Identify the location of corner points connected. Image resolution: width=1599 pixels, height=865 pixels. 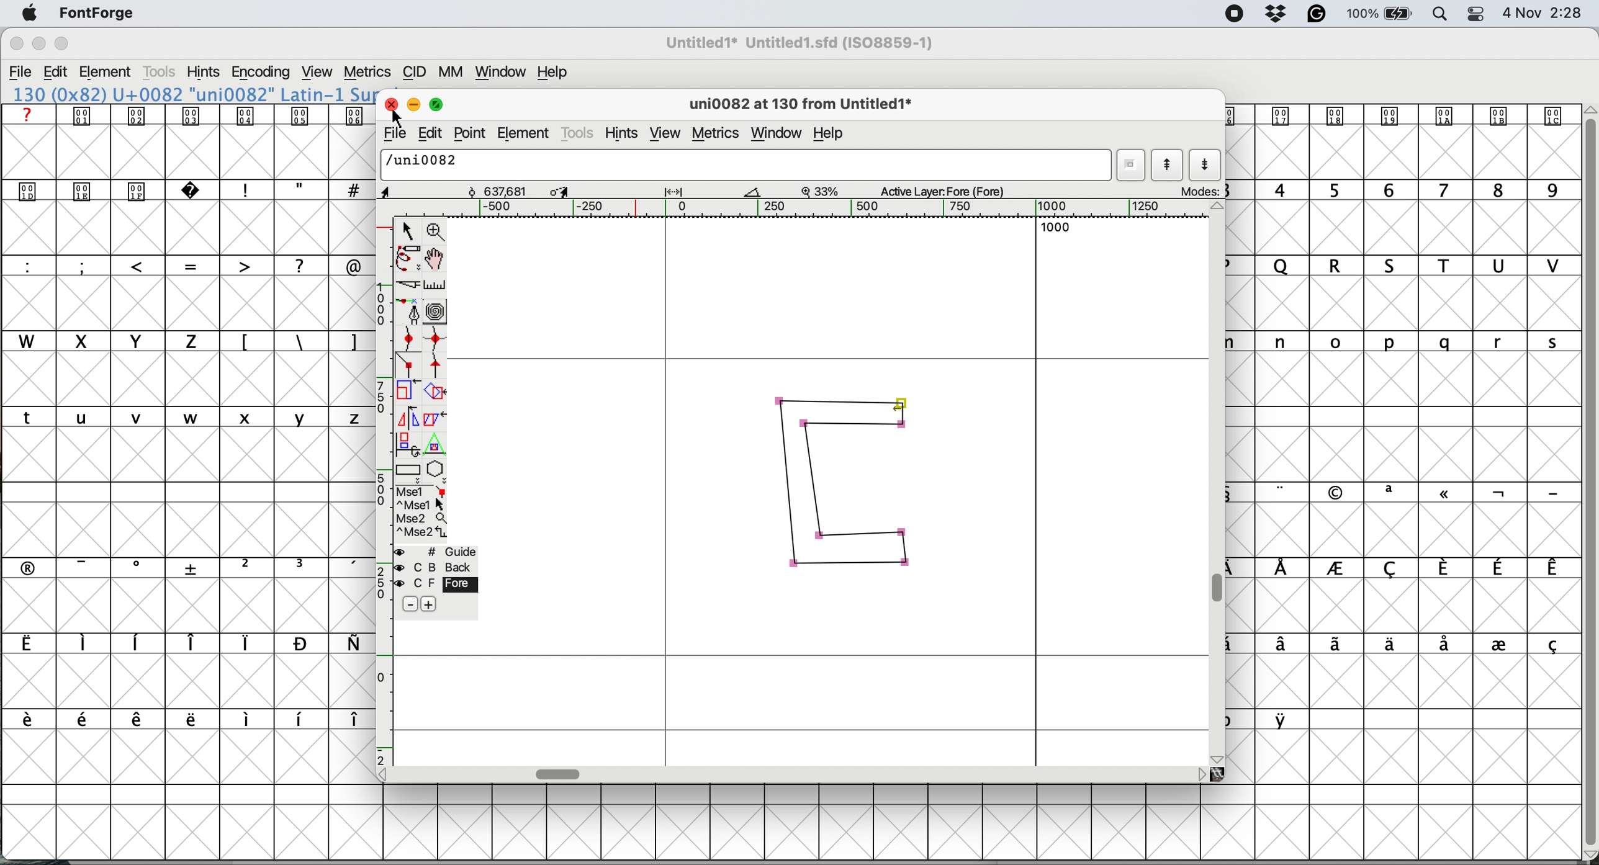
(785, 484).